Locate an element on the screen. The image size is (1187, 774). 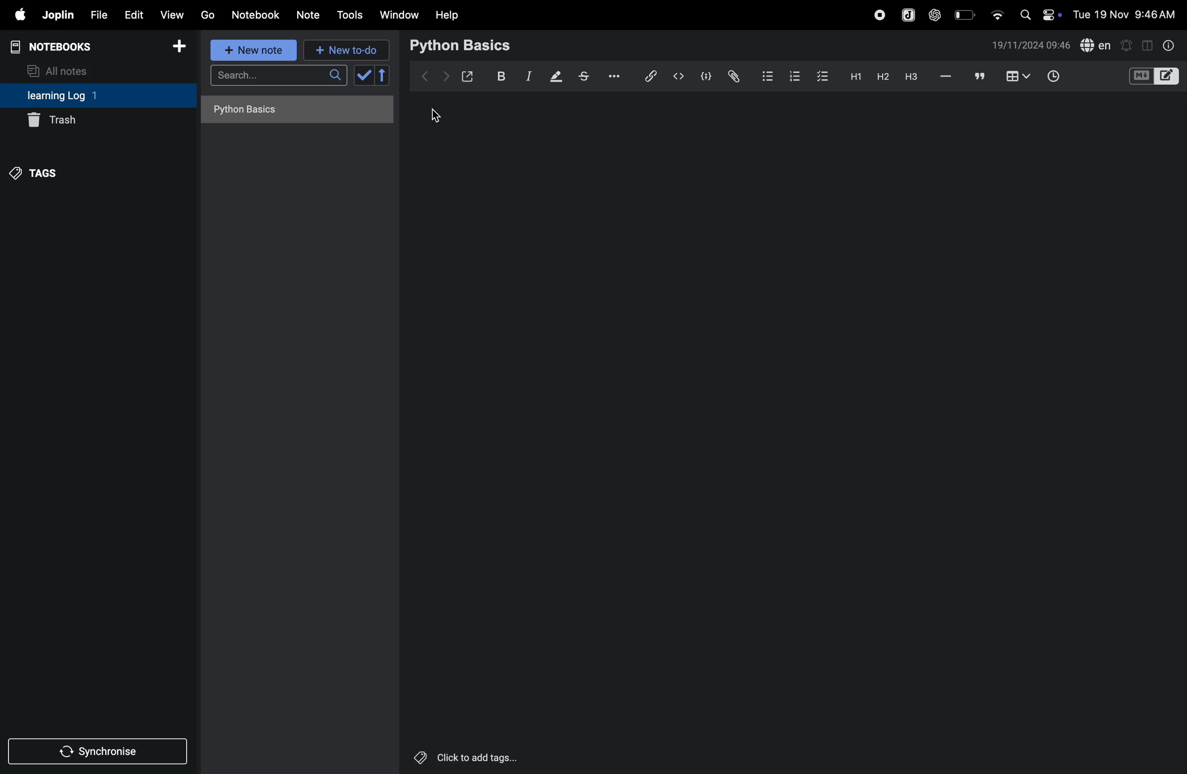
apple widgets is located at coordinates (1038, 13).